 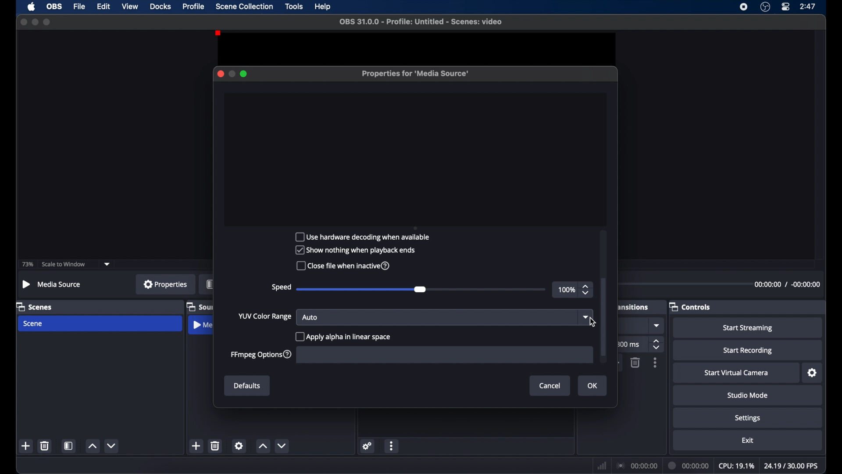 I want to click on docks, so click(x=161, y=7).